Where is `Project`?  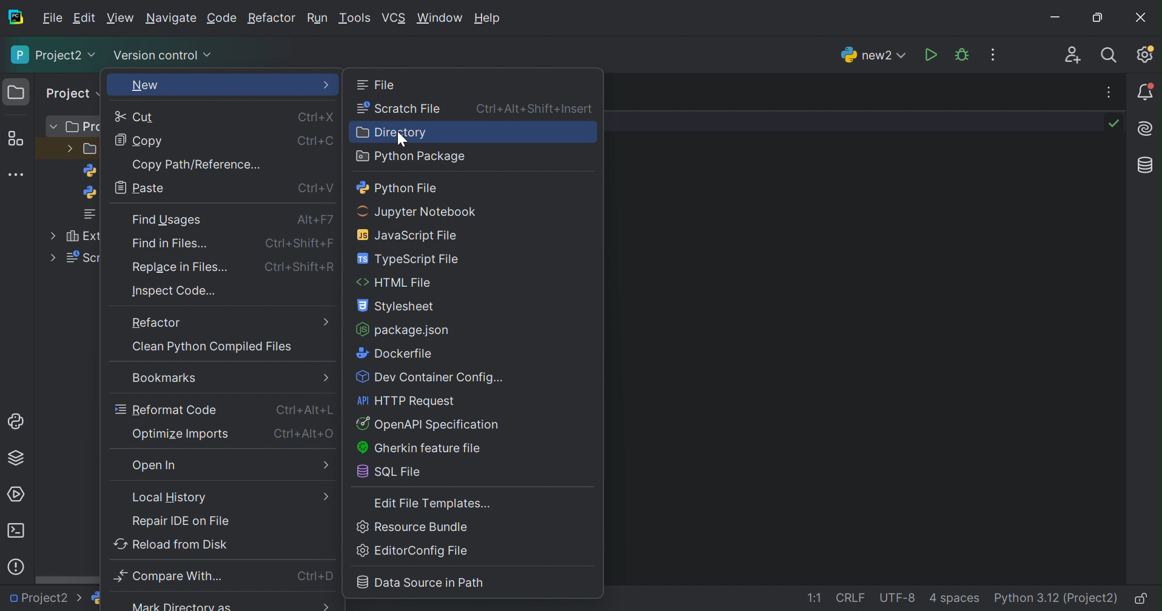 Project is located at coordinates (70, 93).